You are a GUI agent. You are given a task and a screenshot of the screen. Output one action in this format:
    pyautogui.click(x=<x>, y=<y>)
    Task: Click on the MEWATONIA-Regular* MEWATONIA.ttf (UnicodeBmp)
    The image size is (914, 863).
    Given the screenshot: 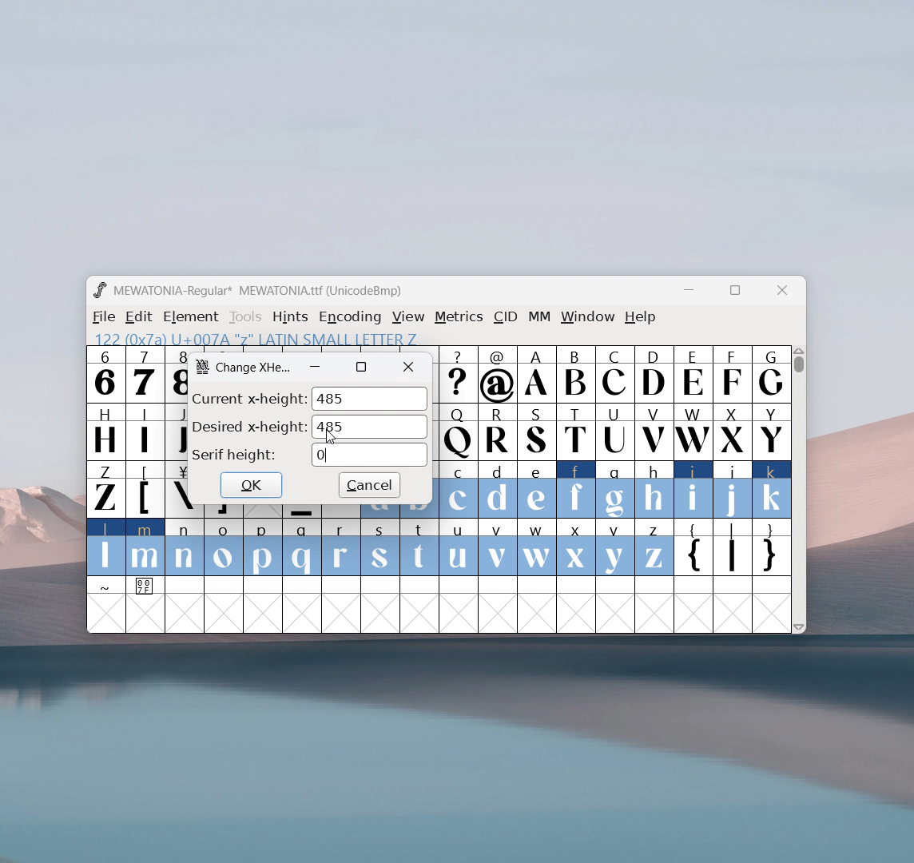 What is the action you would take?
    pyautogui.click(x=260, y=291)
    